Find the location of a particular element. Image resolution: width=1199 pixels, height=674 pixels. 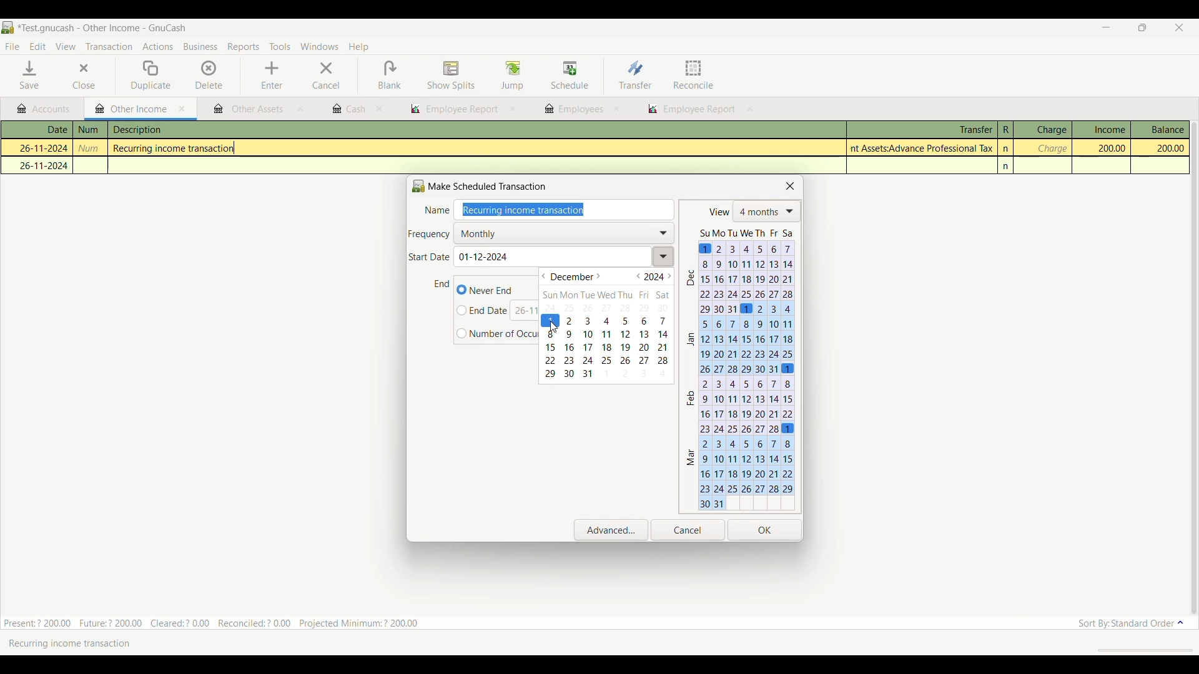

charge is located at coordinates (1051, 149).